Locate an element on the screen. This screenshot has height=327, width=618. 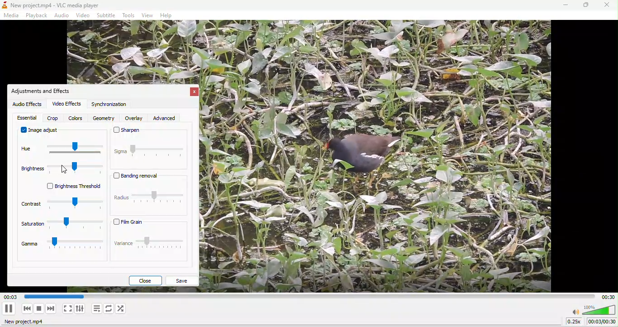
radius is located at coordinates (148, 199).